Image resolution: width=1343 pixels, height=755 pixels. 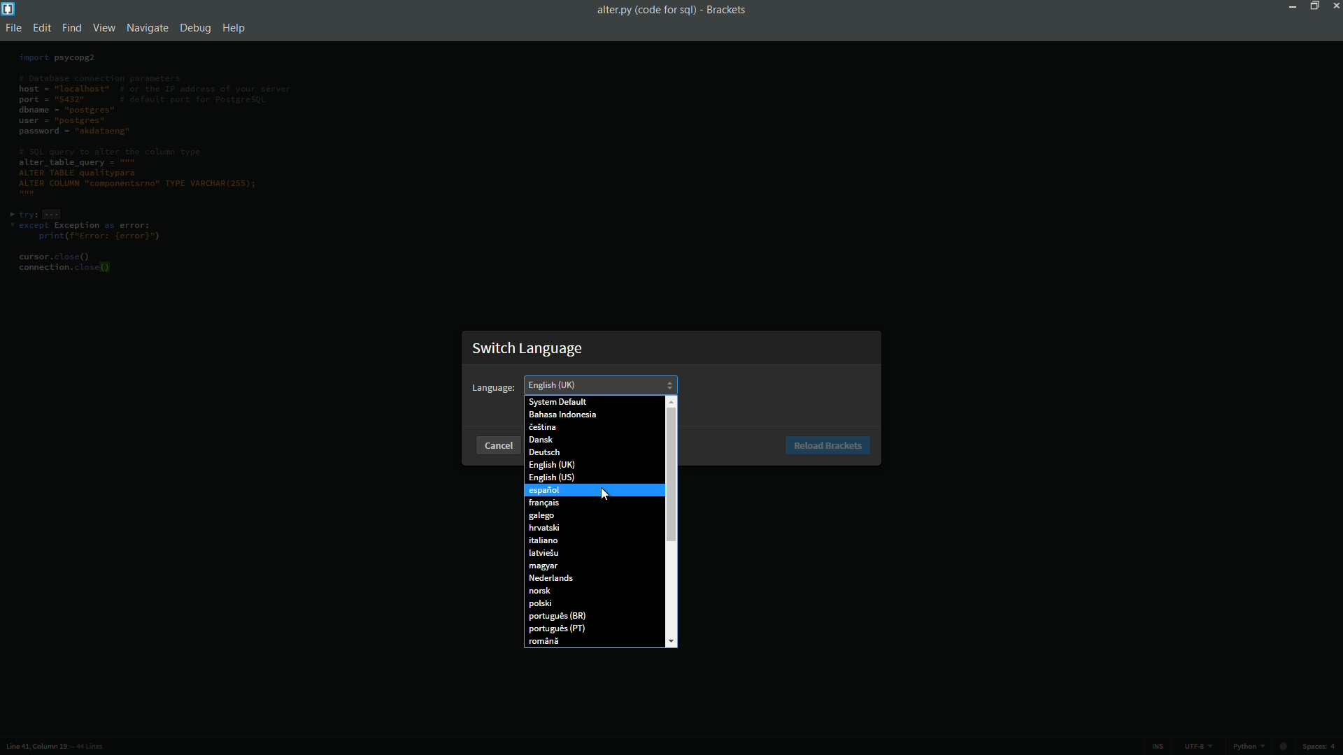 What do you see at coordinates (594, 491) in the screenshot?
I see `Espanol` at bounding box center [594, 491].